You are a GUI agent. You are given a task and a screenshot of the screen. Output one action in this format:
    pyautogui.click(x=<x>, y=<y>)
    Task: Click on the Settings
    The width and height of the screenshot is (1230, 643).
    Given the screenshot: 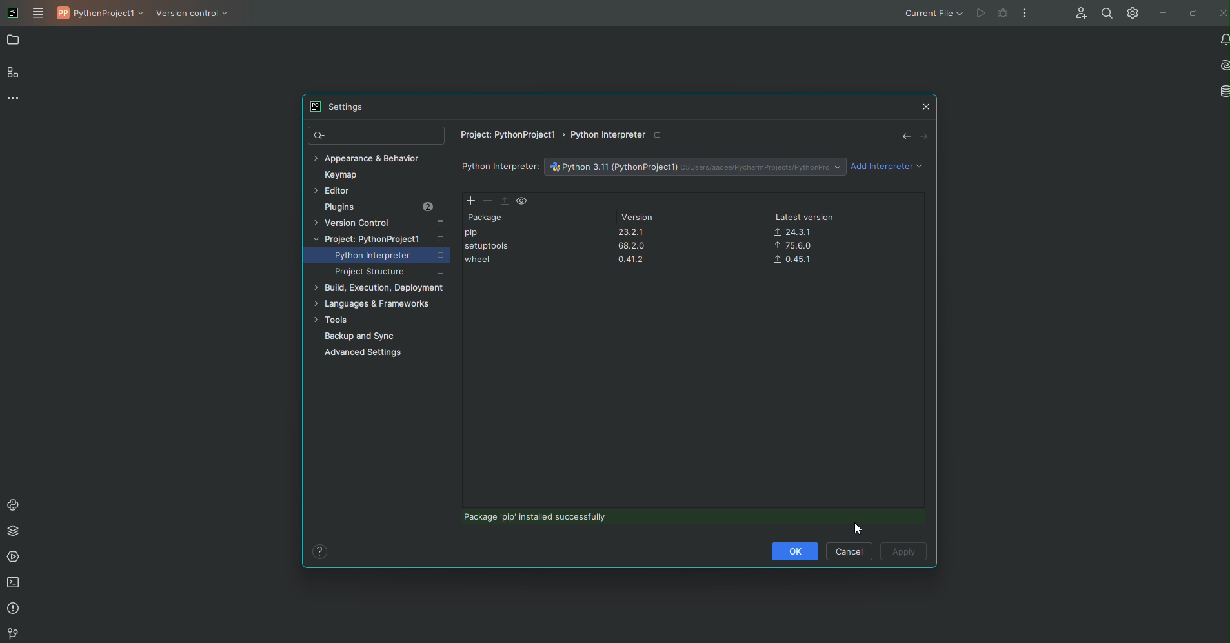 What is the action you would take?
    pyautogui.click(x=1132, y=14)
    